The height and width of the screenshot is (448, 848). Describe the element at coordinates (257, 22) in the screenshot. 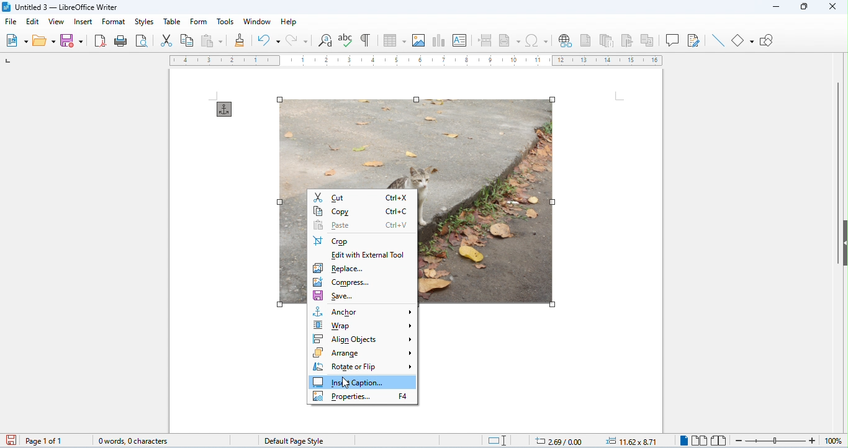

I see `window` at that location.